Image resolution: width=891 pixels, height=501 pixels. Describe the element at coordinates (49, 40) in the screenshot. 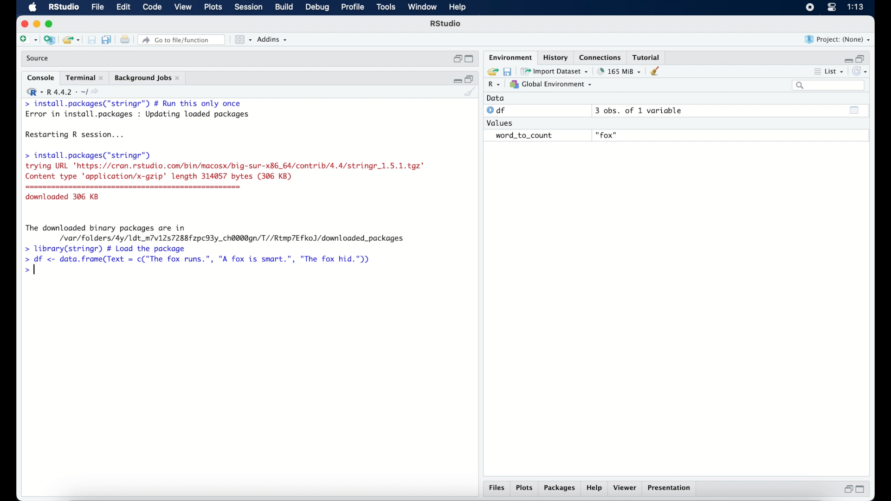

I see `create new project` at that location.